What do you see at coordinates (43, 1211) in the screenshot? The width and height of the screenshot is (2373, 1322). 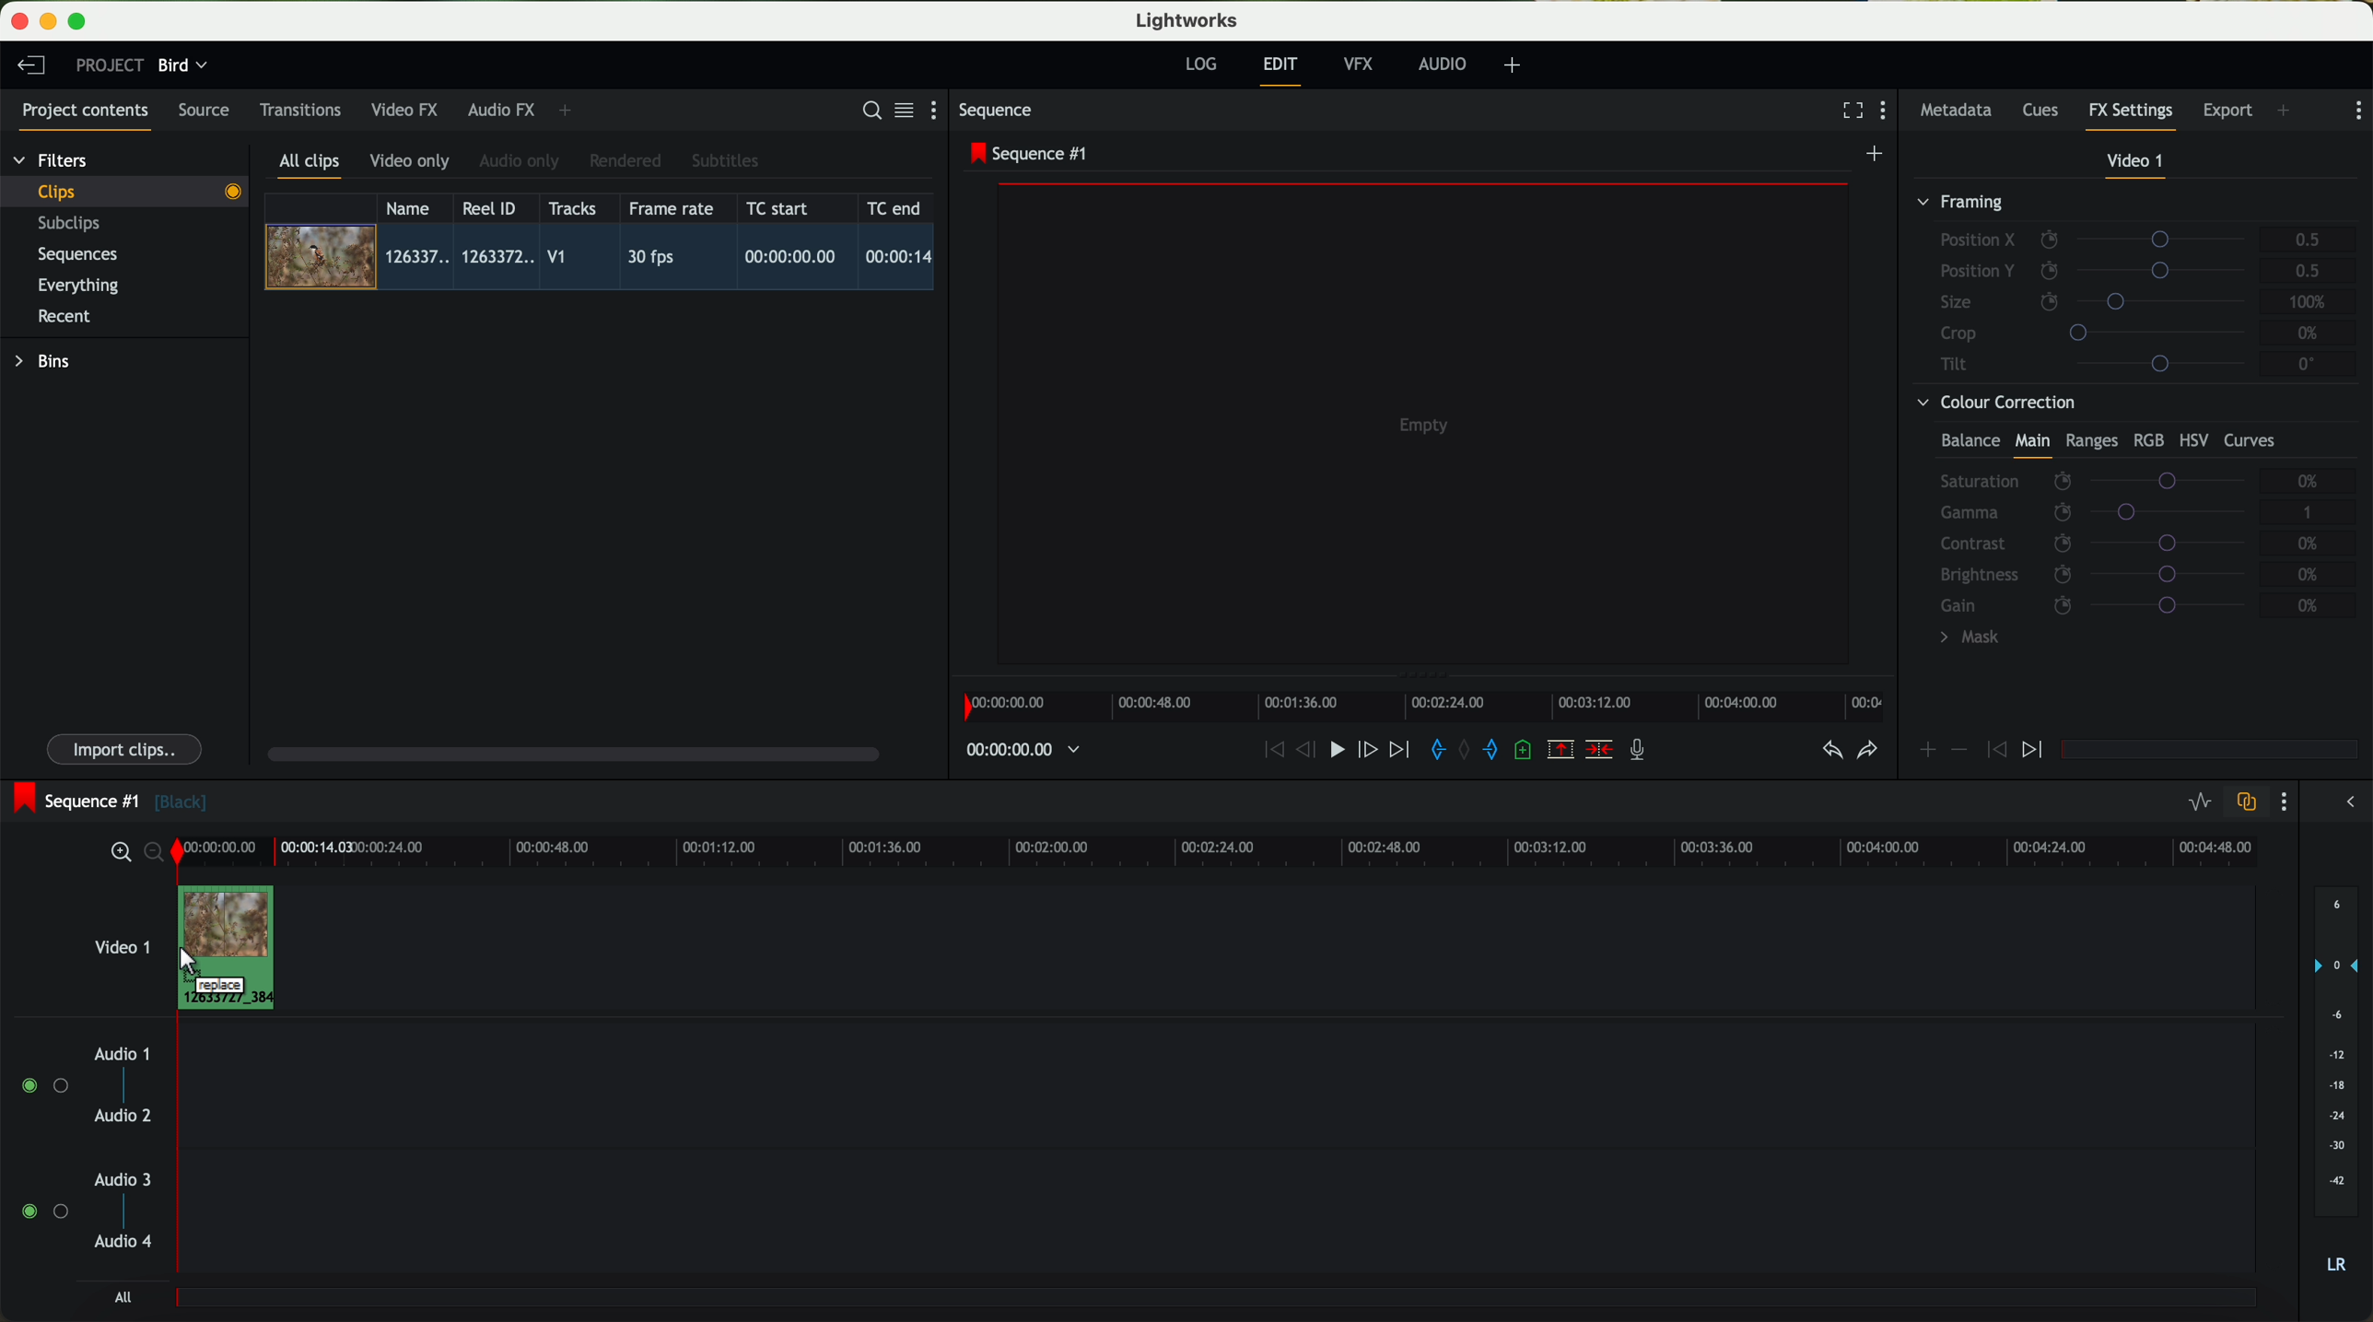 I see `enable audio` at bounding box center [43, 1211].